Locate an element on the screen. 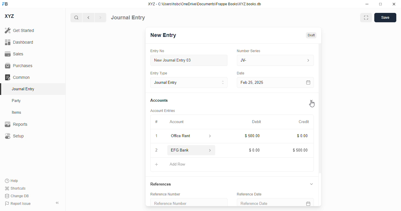 Image resolution: width=401 pixels, height=211 pixels. reference number is located at coordinates (165, 194).